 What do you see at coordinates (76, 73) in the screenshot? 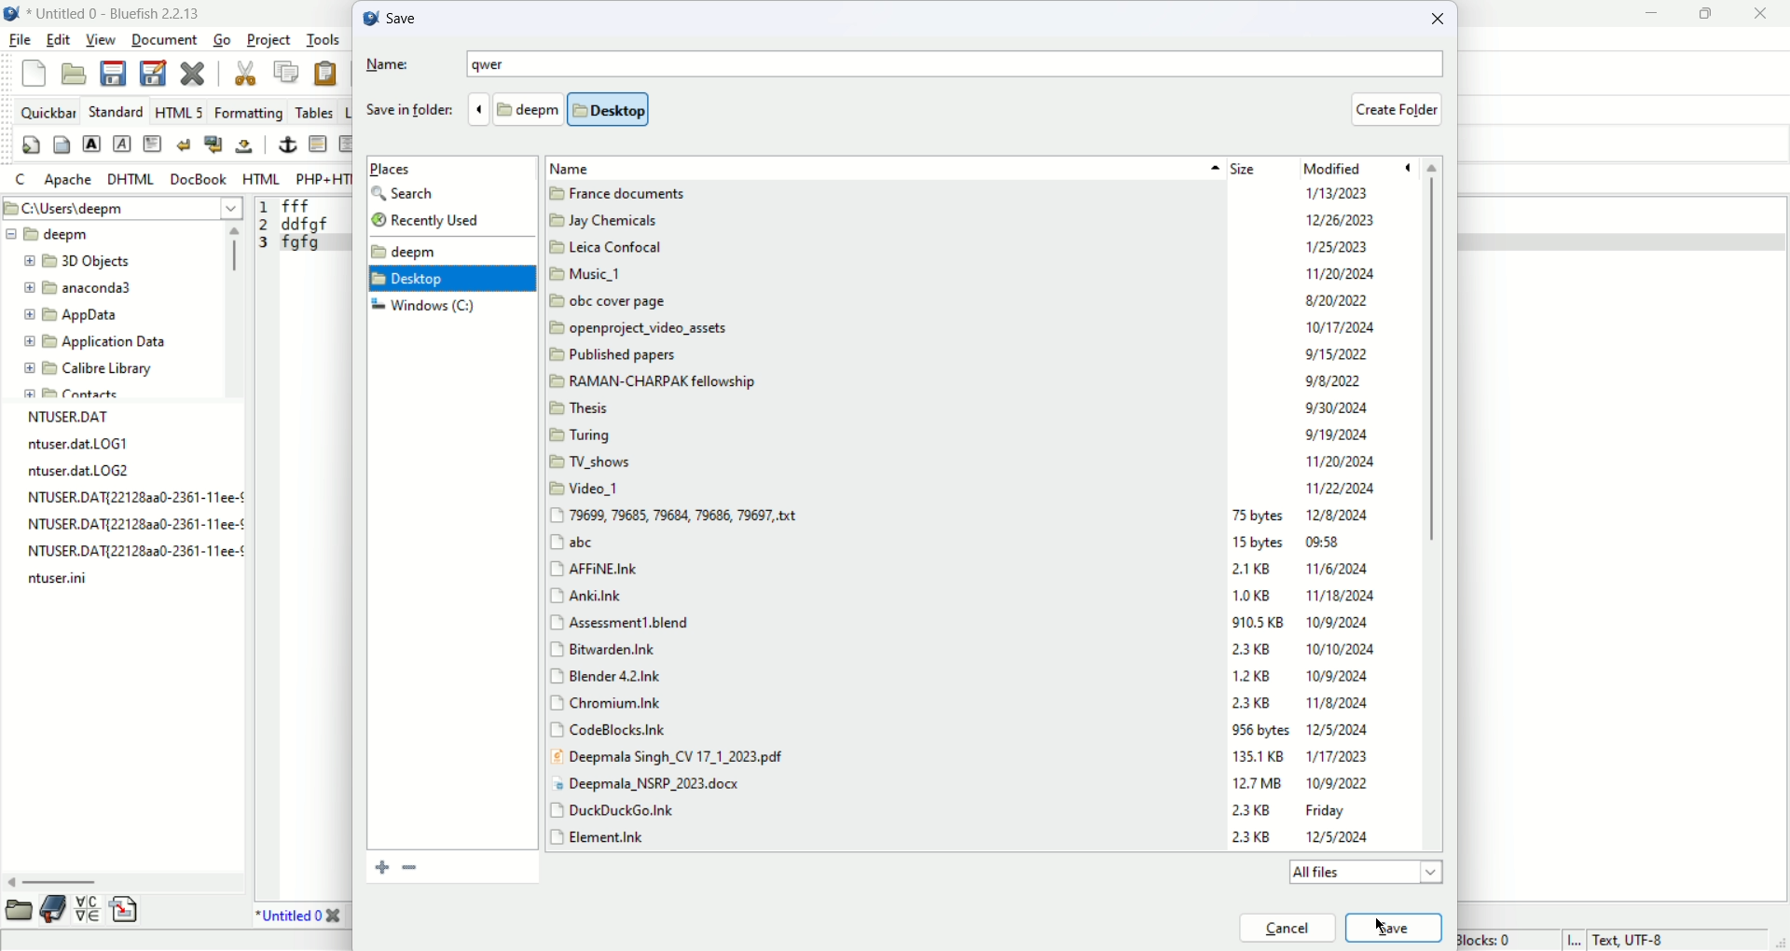
I see `open` at bounding box center [76, 73].